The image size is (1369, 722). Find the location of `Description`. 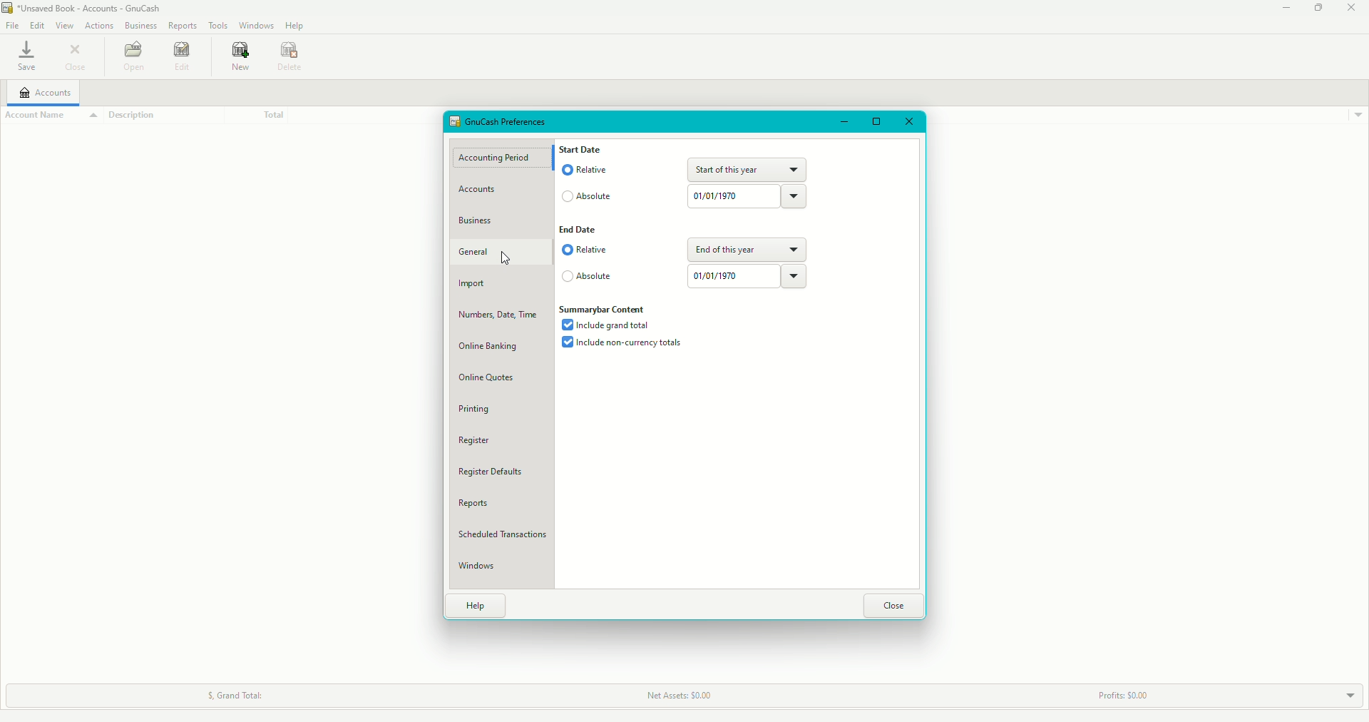

Description is located at coordinates (140, 116).